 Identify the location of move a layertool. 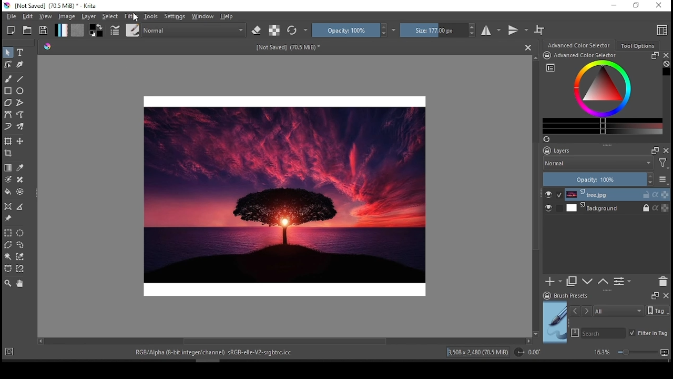
(21, 142).